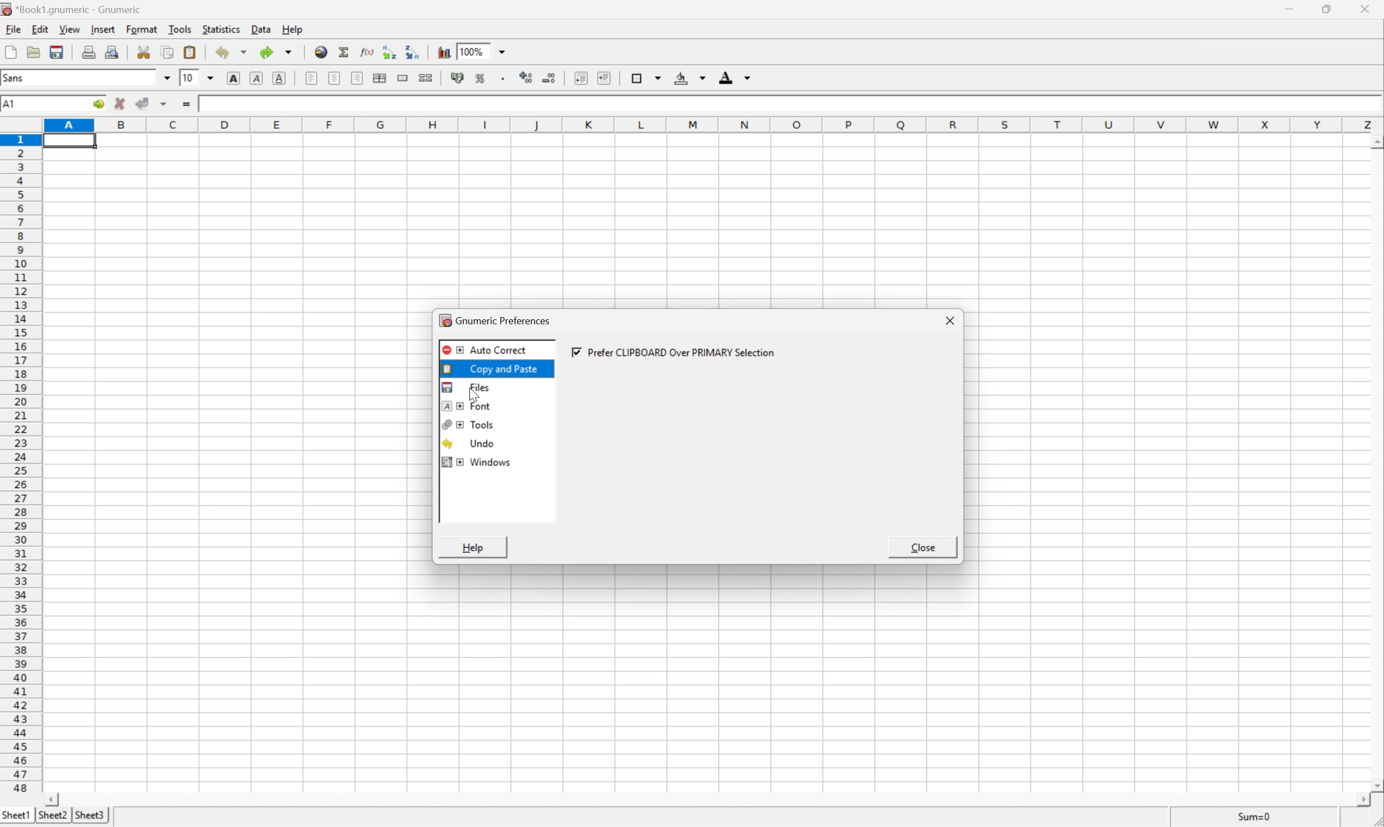 The image size is (1384, 827). I want to click on cut, so click(143, 51).